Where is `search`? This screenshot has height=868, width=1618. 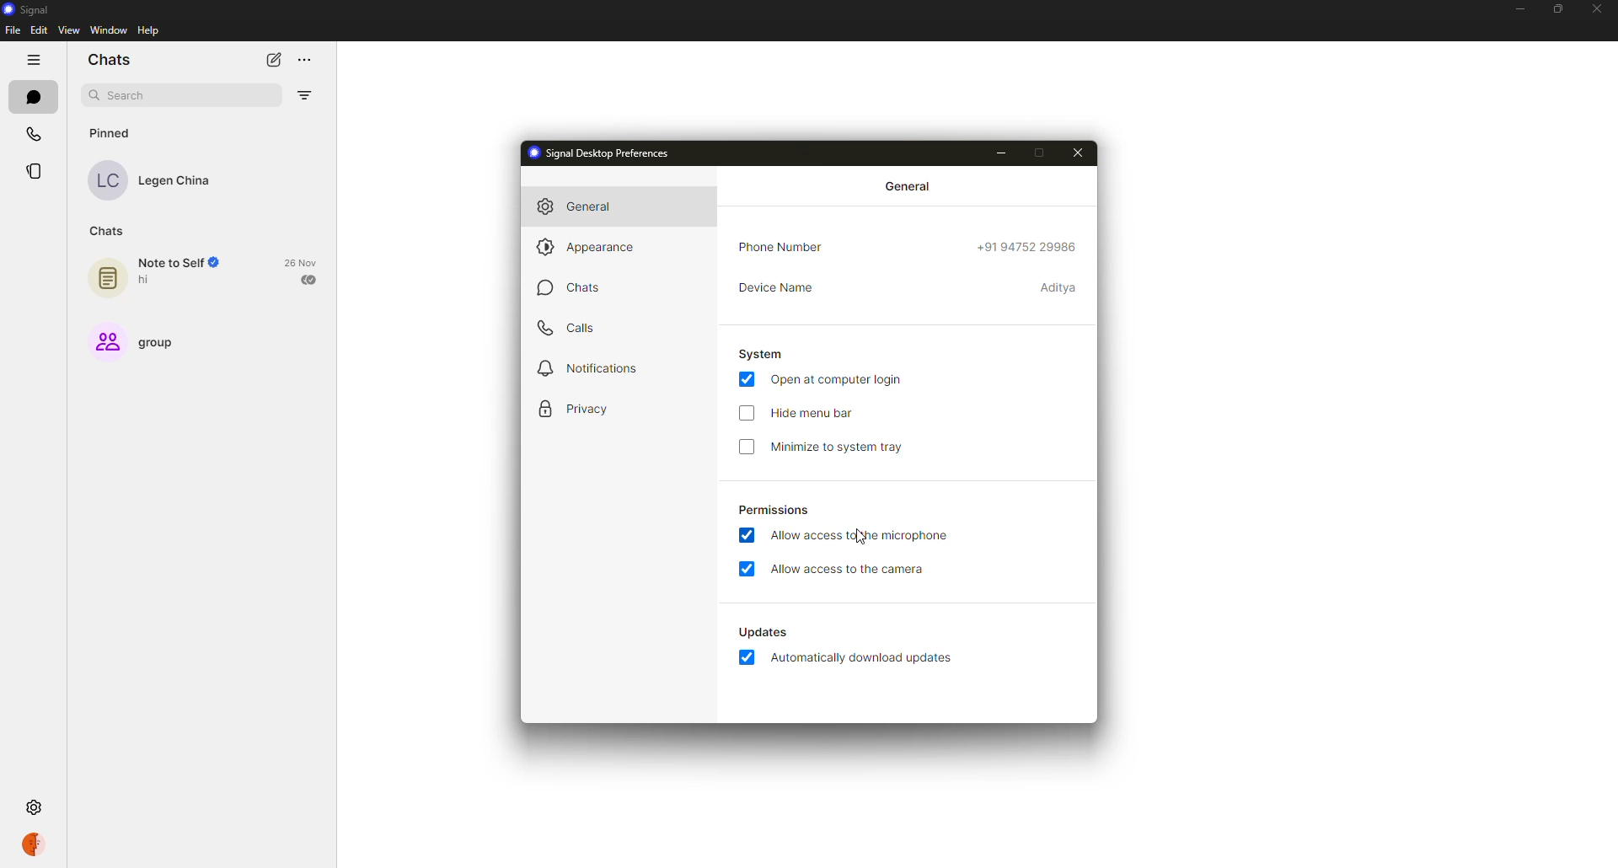
search is located at coordinates (128, 94).